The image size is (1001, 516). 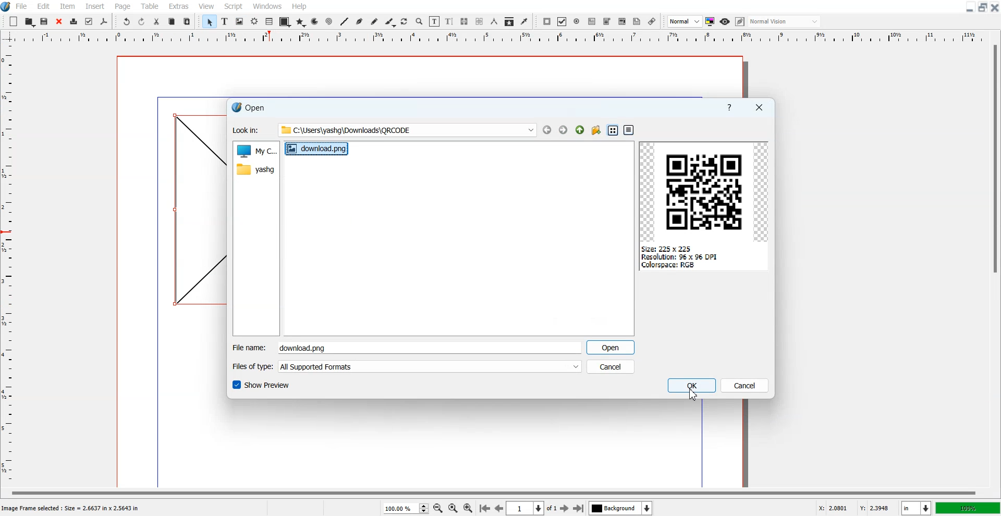 What do you see at coordinates (498, 508) in the screenshot?
I see `Go to Previous page` at bounding box center [498, 508].